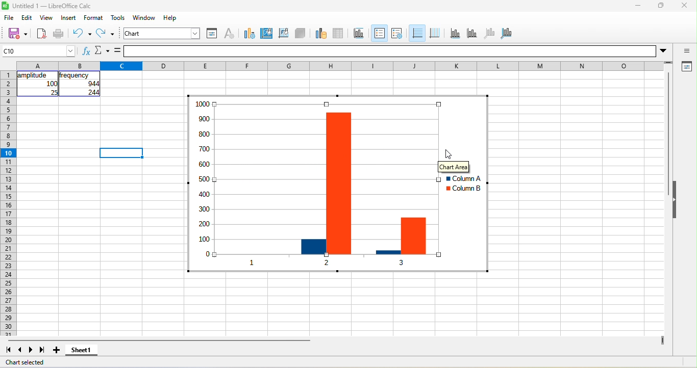  Describe the element at coordinates (435, 33) in the screenshot. I see `vertical grids` at that location.